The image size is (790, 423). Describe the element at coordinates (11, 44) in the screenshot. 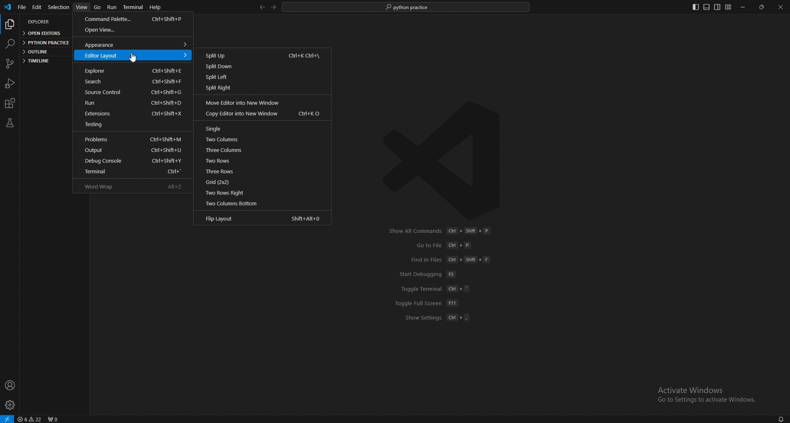

I see `search` at that location.